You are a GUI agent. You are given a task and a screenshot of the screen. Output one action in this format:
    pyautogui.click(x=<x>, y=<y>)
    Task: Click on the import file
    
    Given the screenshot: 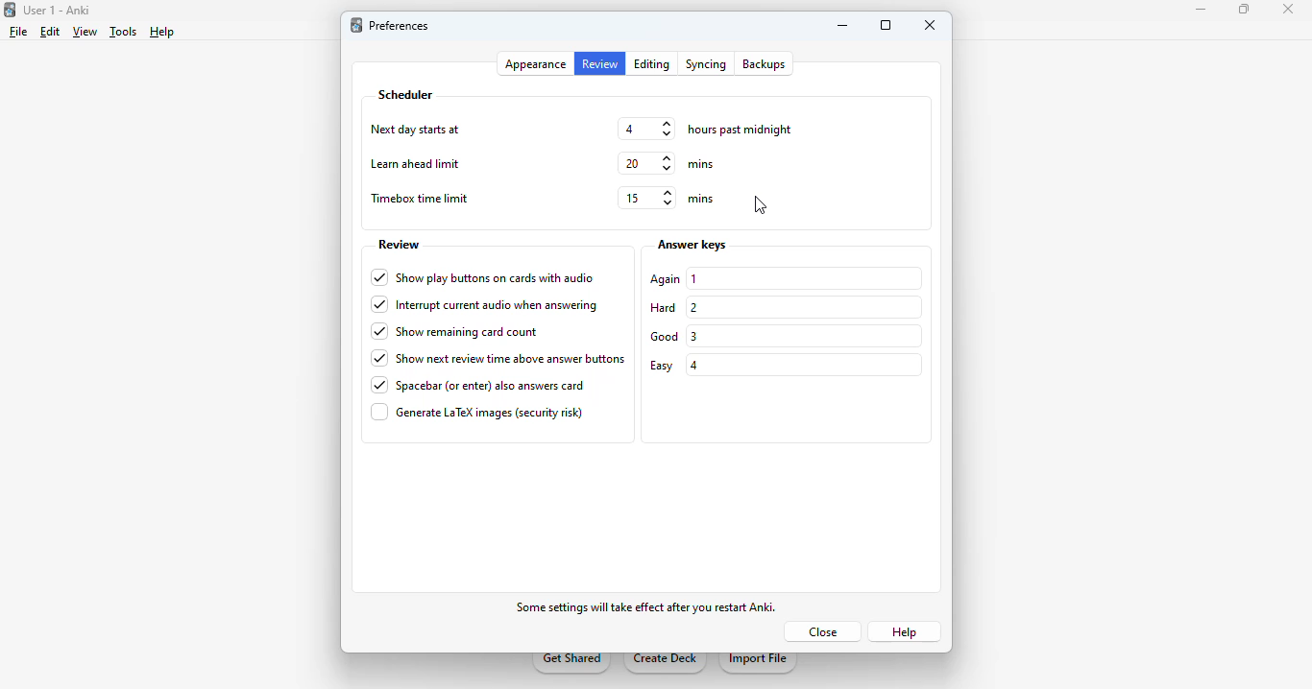 What is the action you would take?
    pyautogui.click(x=757, y=663)
    